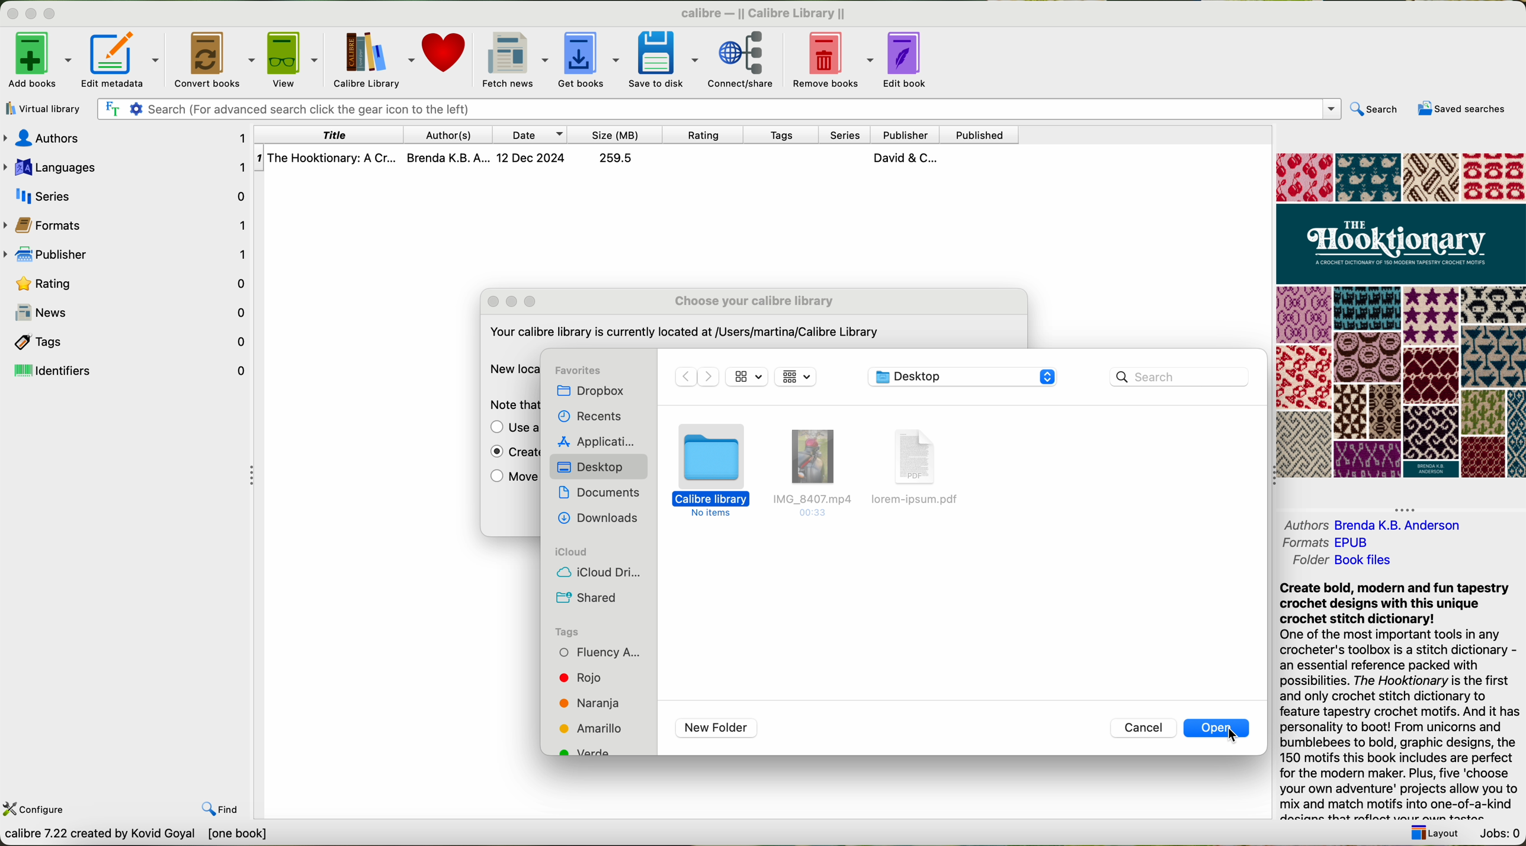 This screenshot has height=846, width=1526. Describe the element at coordinates (905, 59) in the screenshot. I see `edit book` at that location.